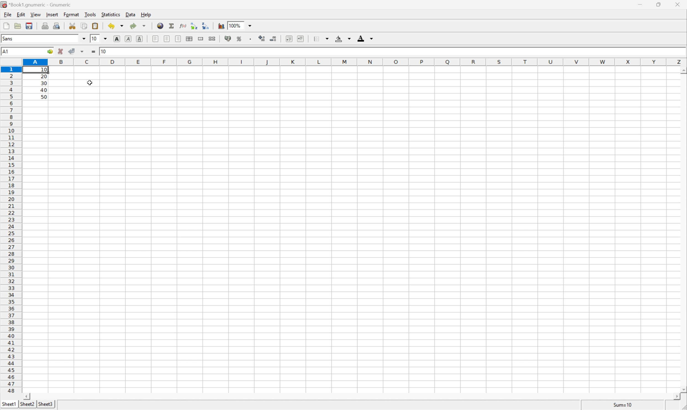 This screenshot has height=410, width=687. What do you see at coordinates (221, 26) in the screenshot?
I see `Insert a chart ` at bounding box center [221, 26].